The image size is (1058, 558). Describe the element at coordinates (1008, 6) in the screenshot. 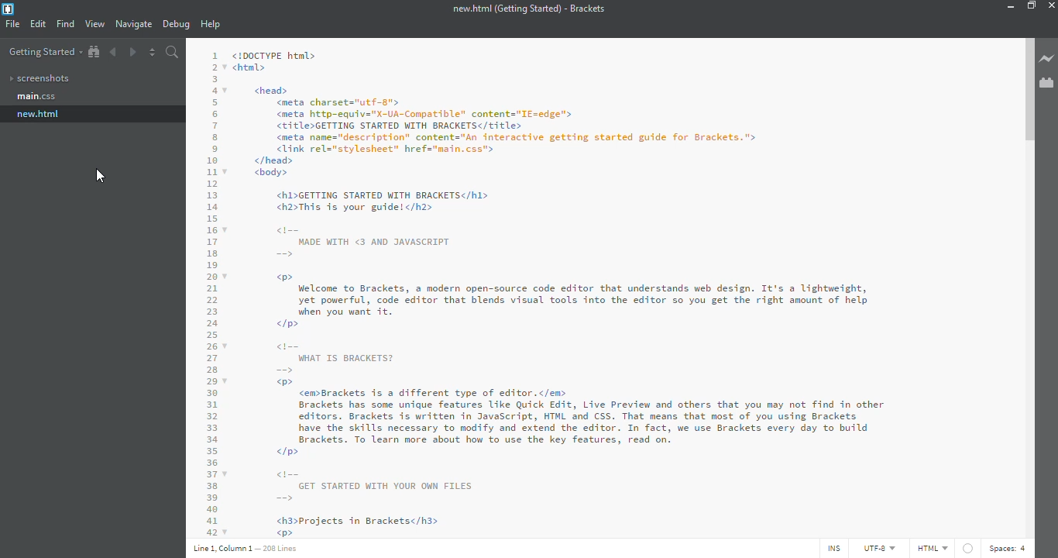

I see `minimize` at that location.